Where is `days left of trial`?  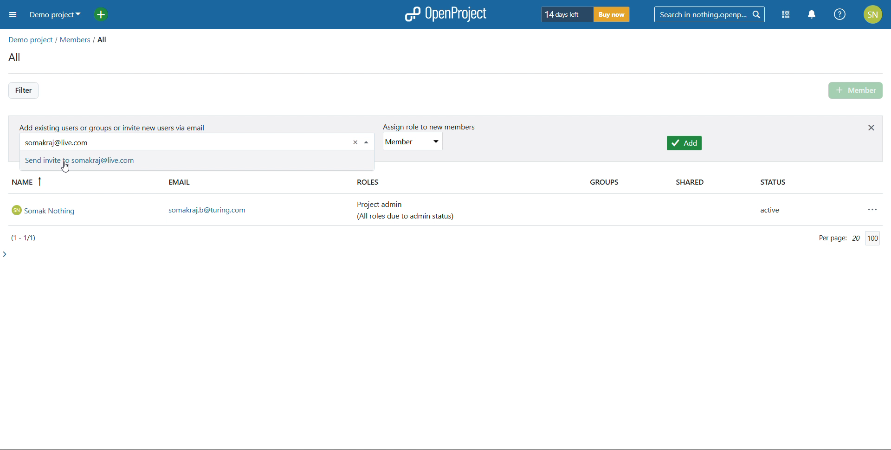 days left of trial is located at coordinates (565, 14).